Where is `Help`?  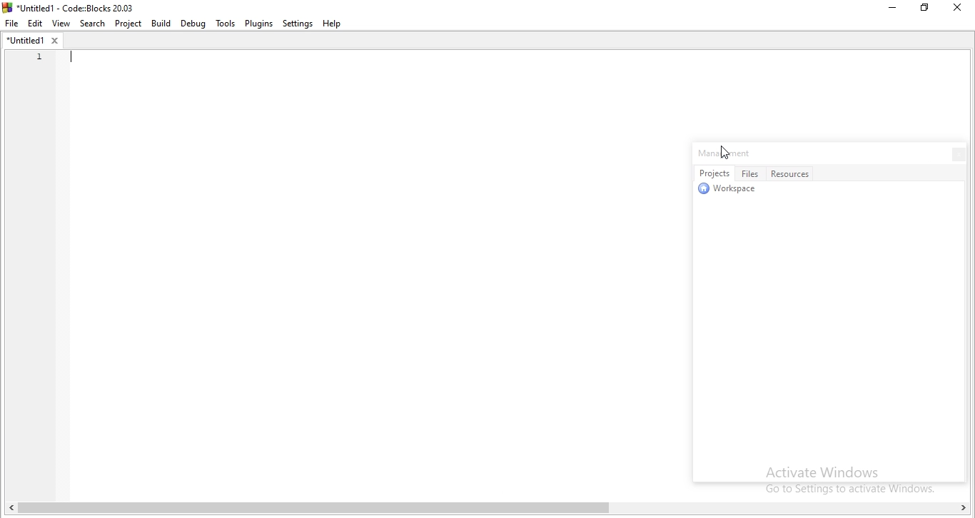 Help is located at coordinates (337, 23).